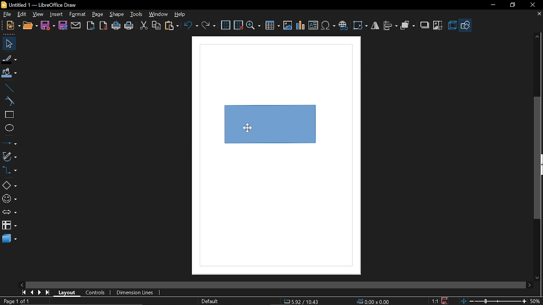  What do you see at coordinates (136, 15) in the screenshot?
I see `Tools` at bounding box center [136, 15].